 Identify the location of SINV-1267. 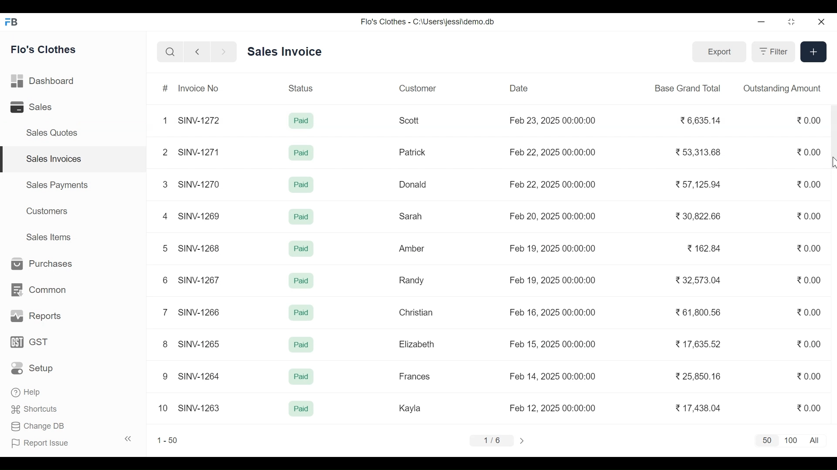
(200, 279).